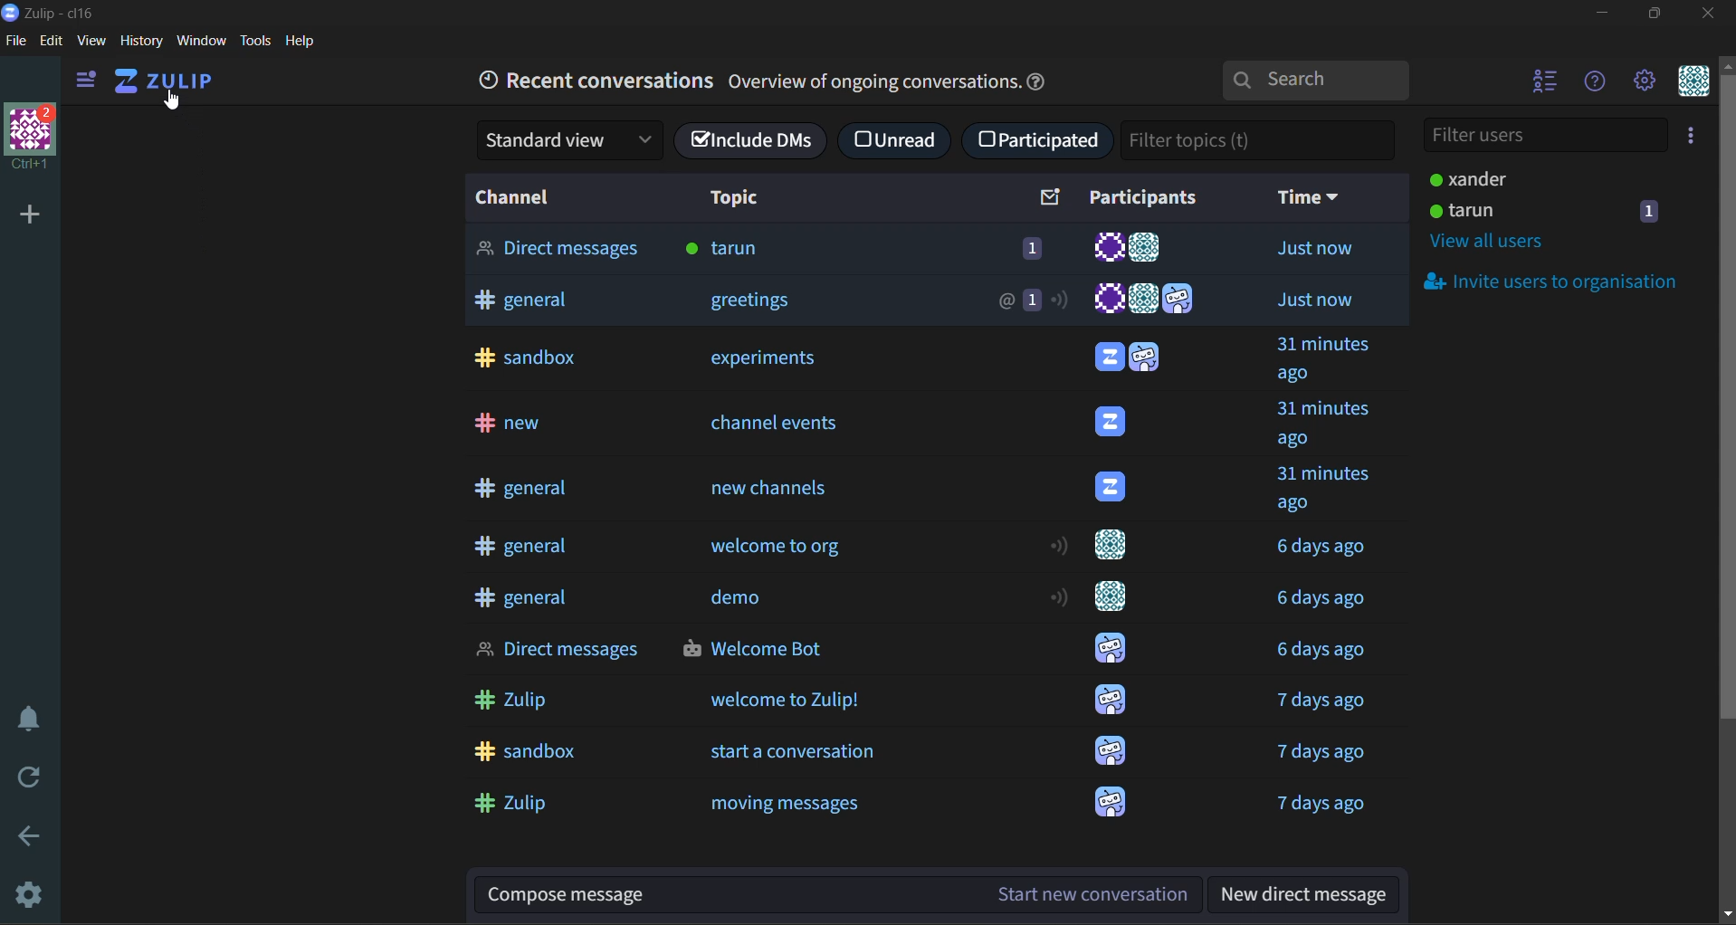 Image resolution: width=1736 pixels, height=925 pixels. Describe the element at coordinates (1321, 77) in the screenshot. I see `search` at that location.